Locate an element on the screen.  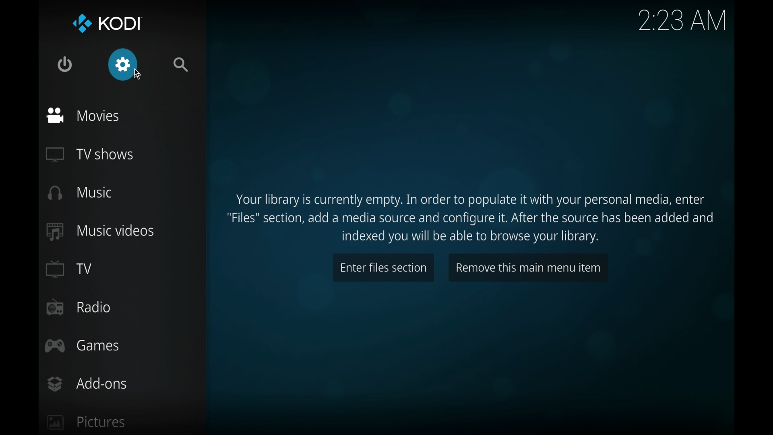
tv shows is located at coordinates (89, 155).